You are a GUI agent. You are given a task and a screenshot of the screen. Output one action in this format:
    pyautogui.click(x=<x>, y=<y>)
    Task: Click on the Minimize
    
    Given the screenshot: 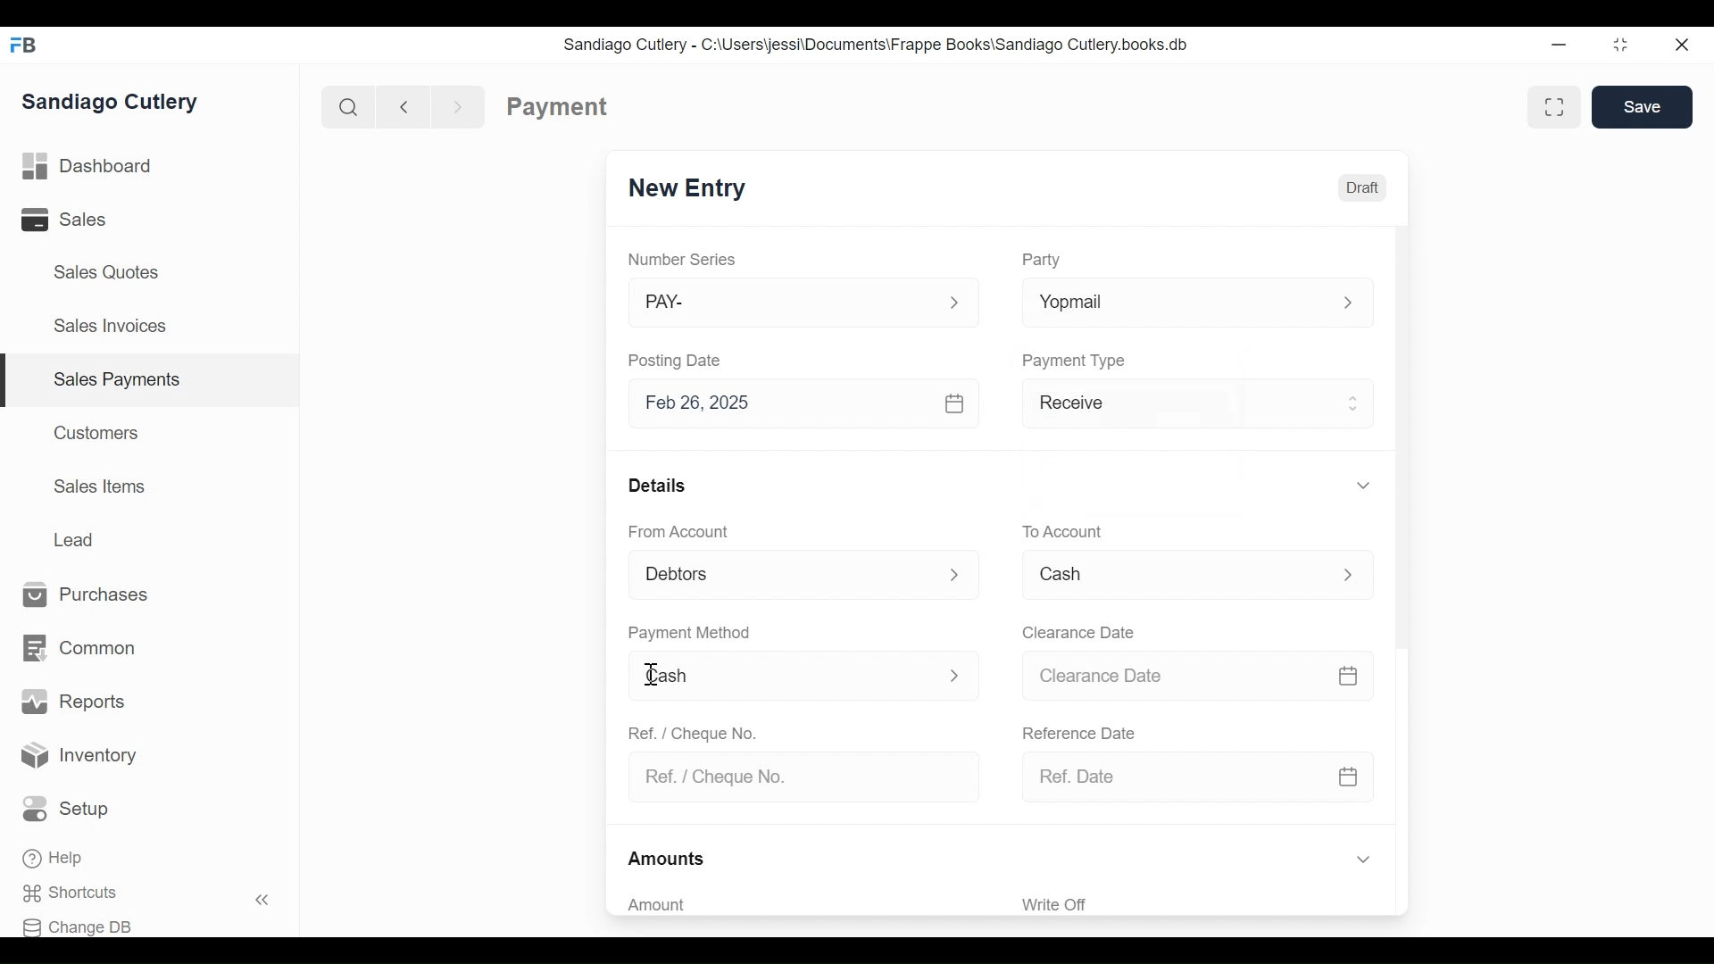 What is the action you would take?
    pyautogui.click(x=1559, y=46)
    